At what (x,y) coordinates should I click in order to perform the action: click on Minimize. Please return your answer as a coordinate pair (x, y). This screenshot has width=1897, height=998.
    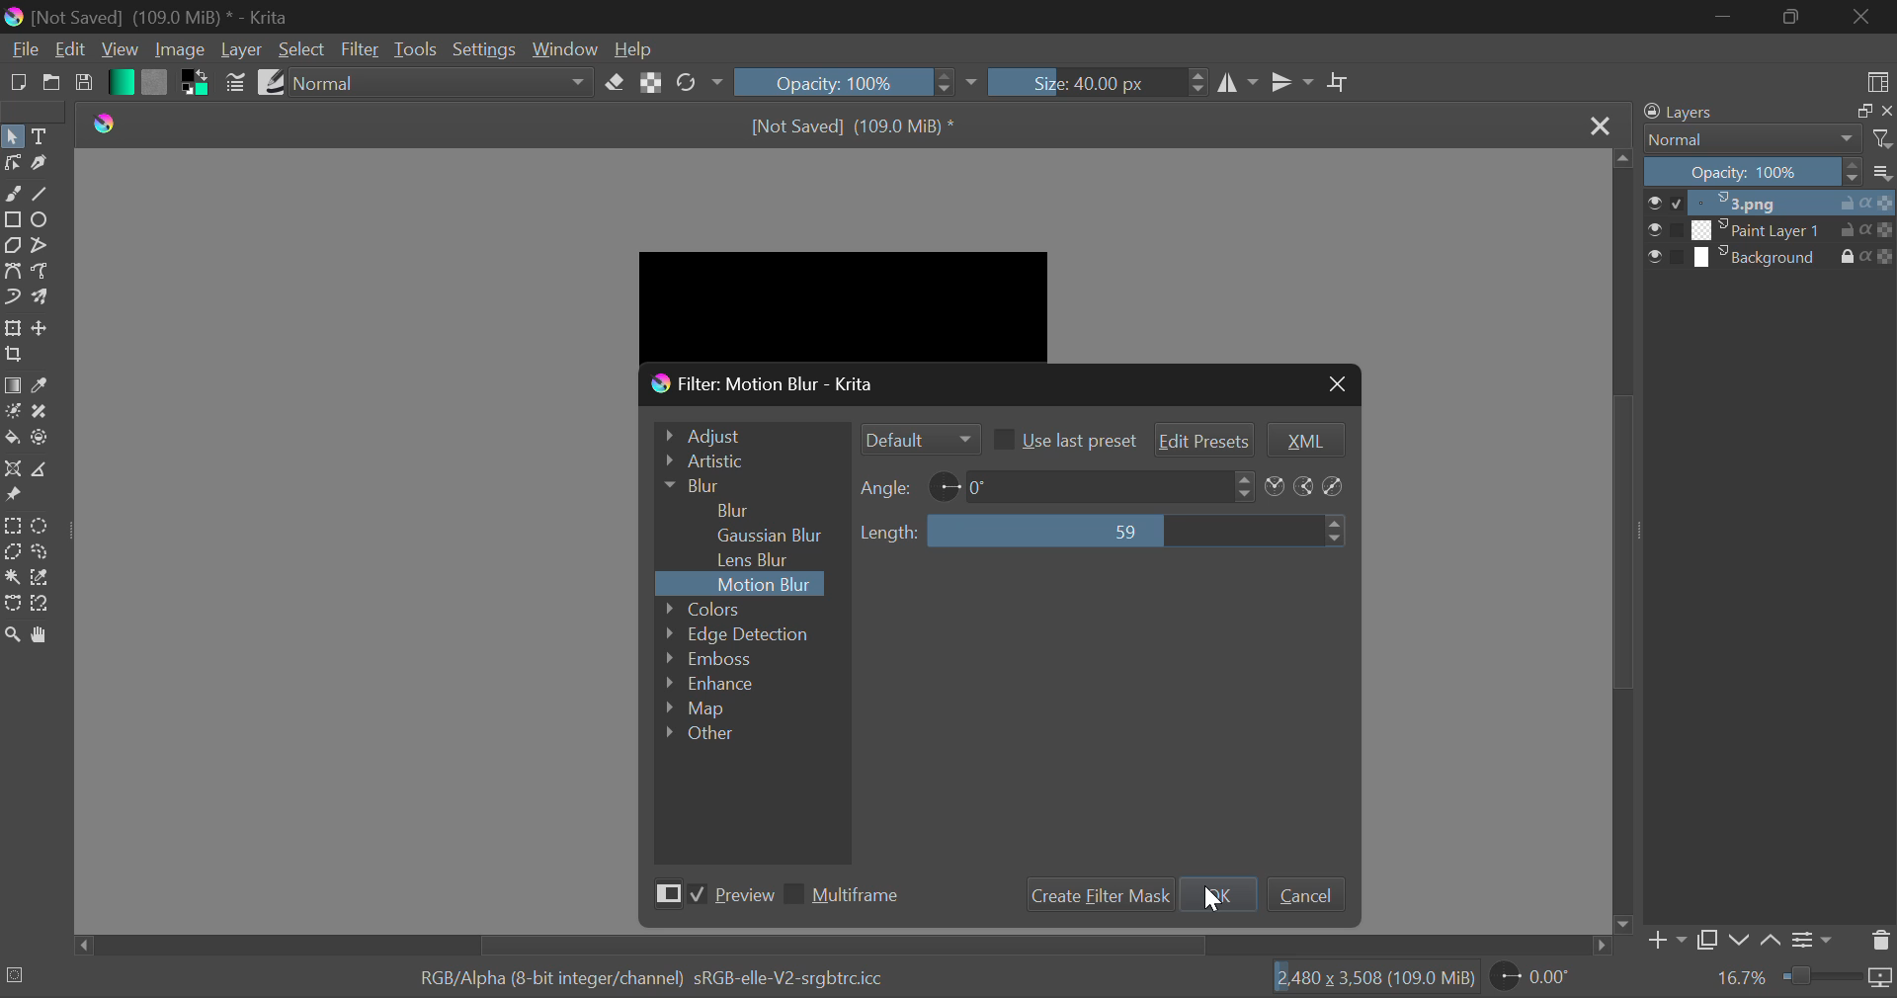
    Looking at the image, I should click on (1790, 17).